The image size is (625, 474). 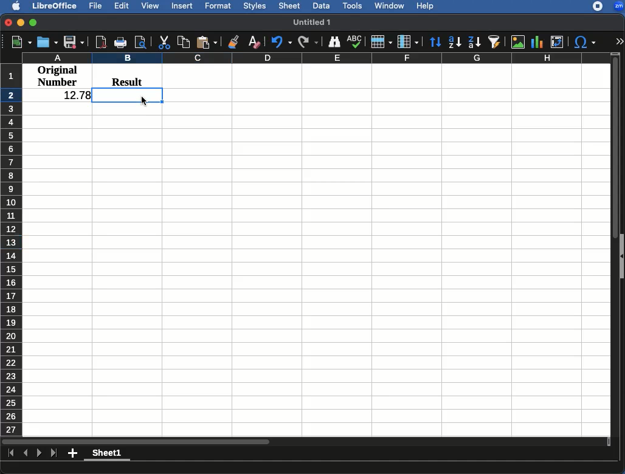 I want to click on Print, so click(x=120, y=43).